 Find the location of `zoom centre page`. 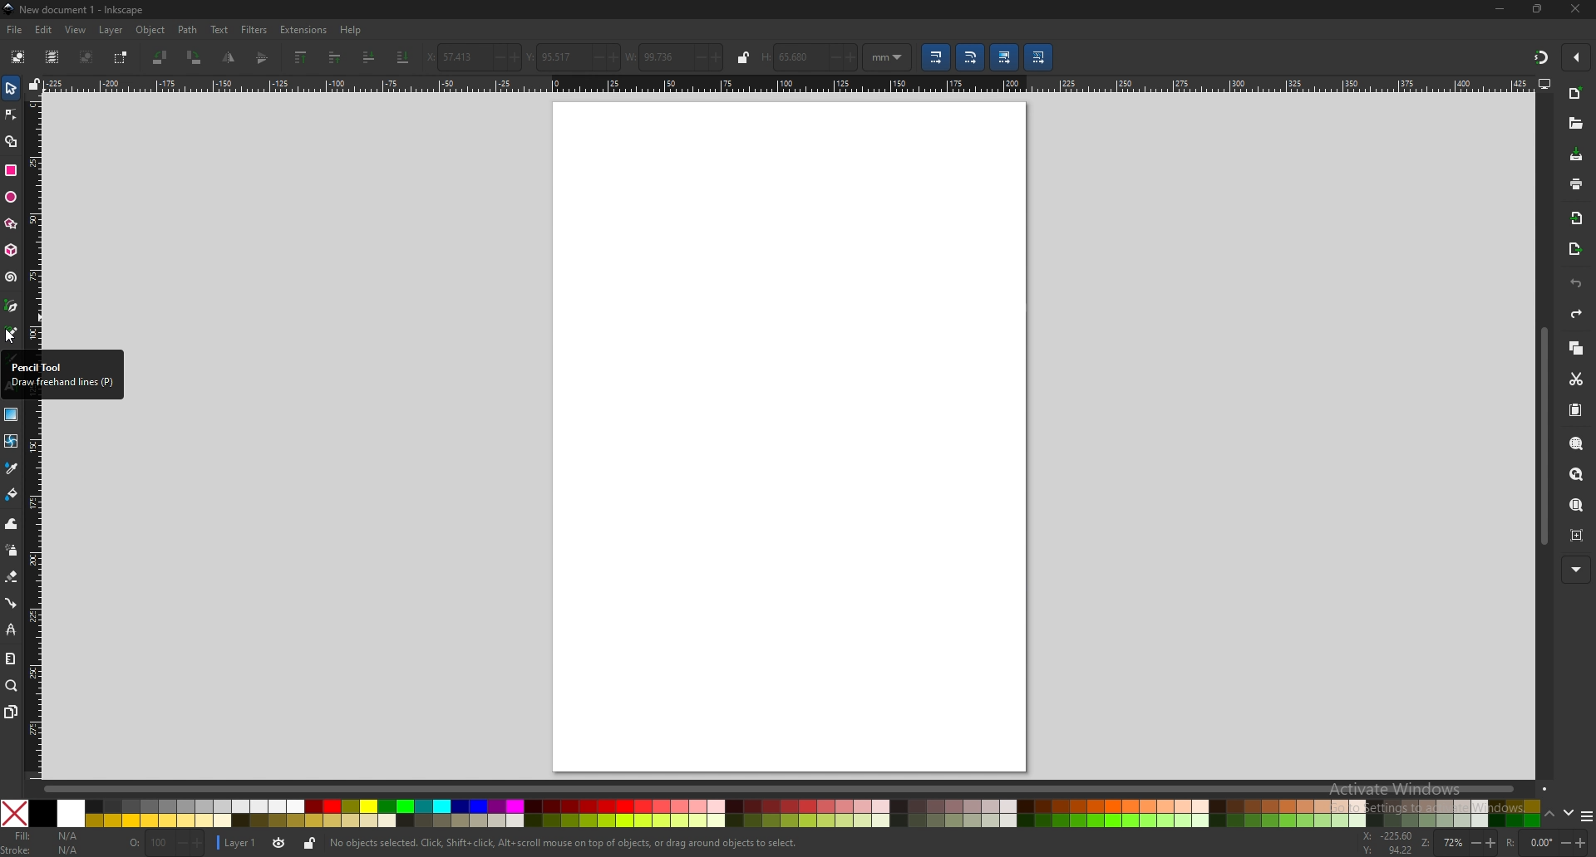

zoom centre page is located at coordinates (1575, 536).